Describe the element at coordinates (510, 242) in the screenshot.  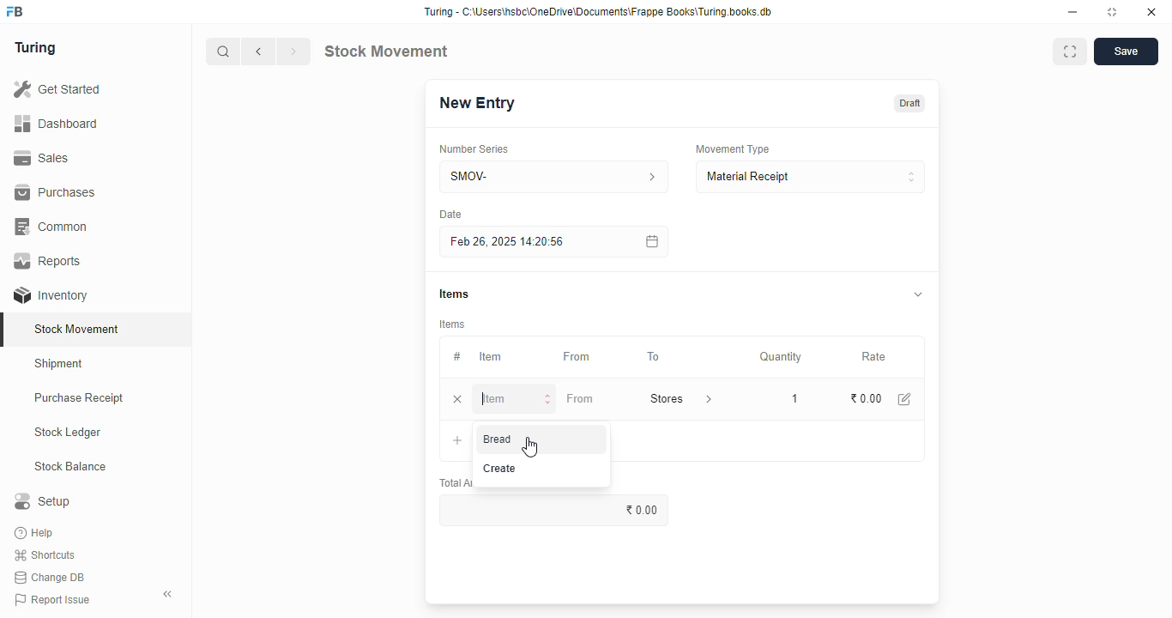
I see `feb 26, 2025 14:20:56` at that location.